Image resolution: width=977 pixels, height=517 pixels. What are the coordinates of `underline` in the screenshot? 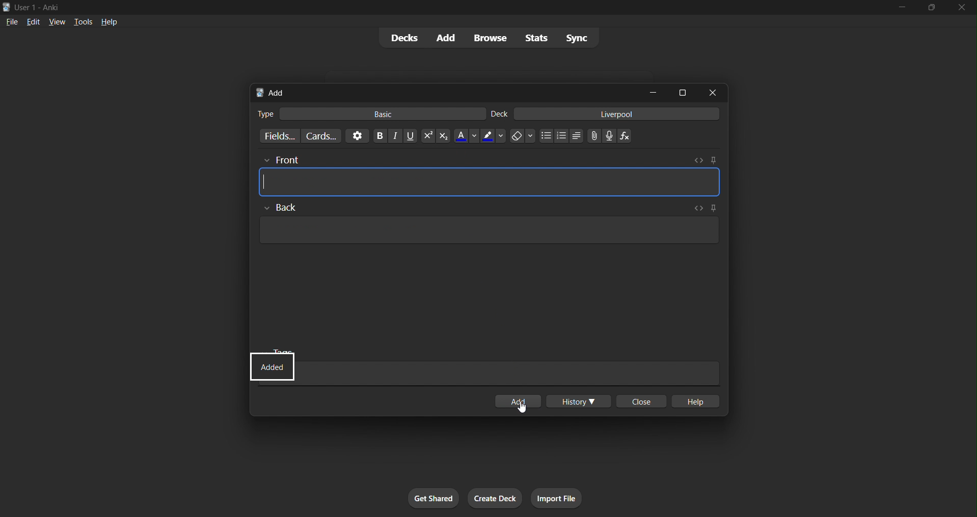 It's located at (407, 135).